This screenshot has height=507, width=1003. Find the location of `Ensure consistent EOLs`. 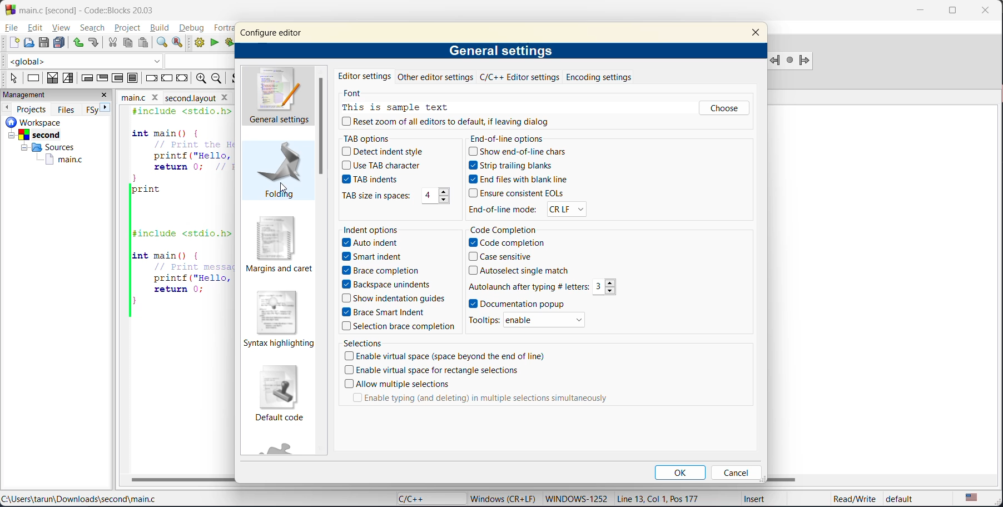

Ensure consistent EOLs is located at coordinates (515, 193).